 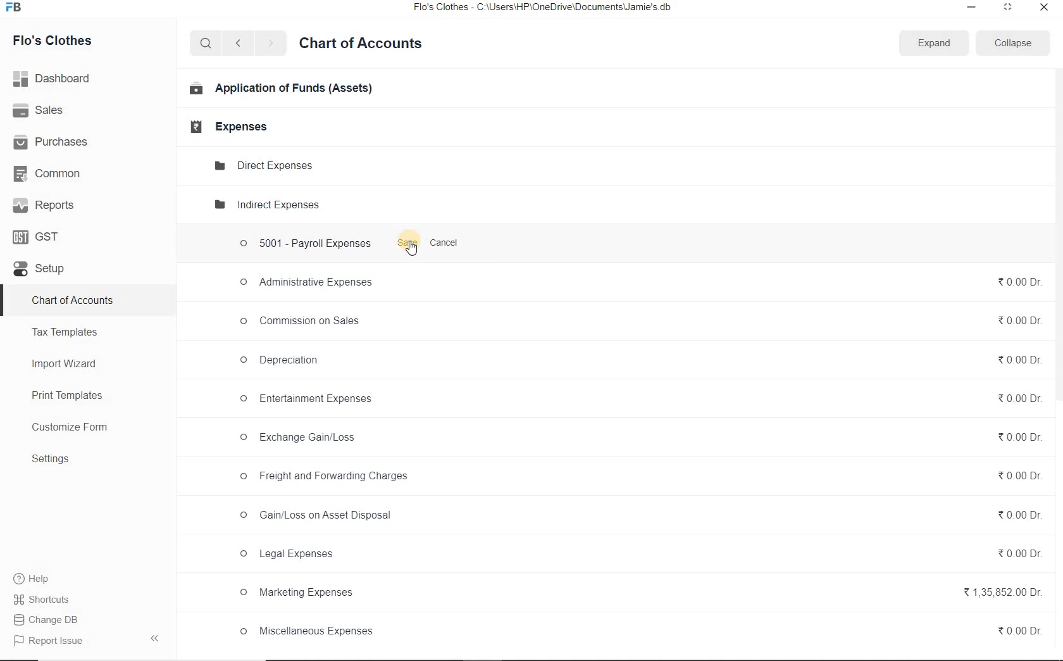 What do you see at coordinates (67, 396) in the screenshot?
I see `Print Templates` at bounding box center [67, 396].